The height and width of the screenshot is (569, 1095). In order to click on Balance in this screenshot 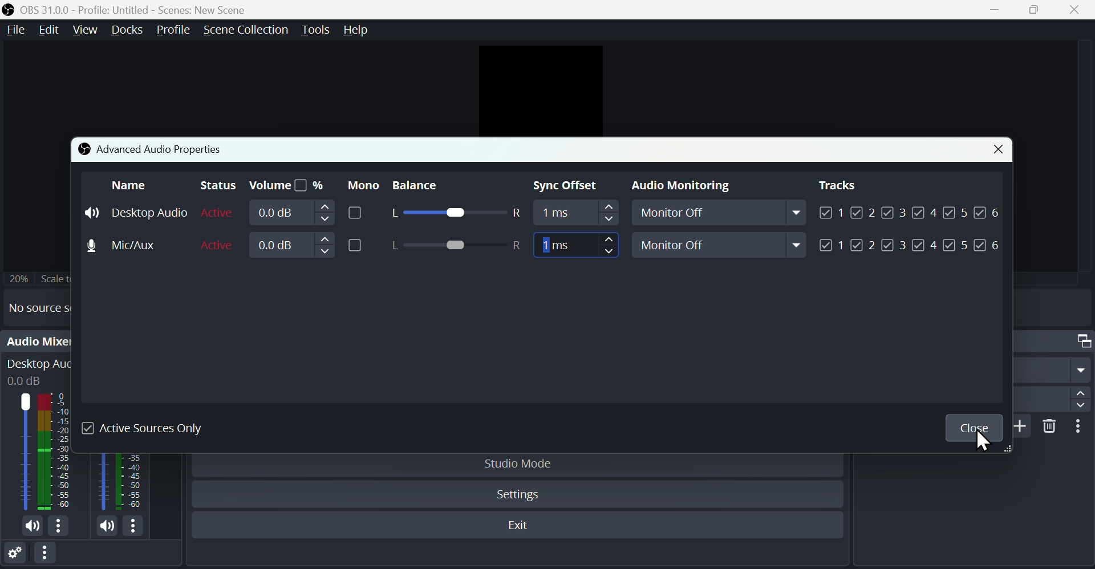, I will do `click(428, 186)`.